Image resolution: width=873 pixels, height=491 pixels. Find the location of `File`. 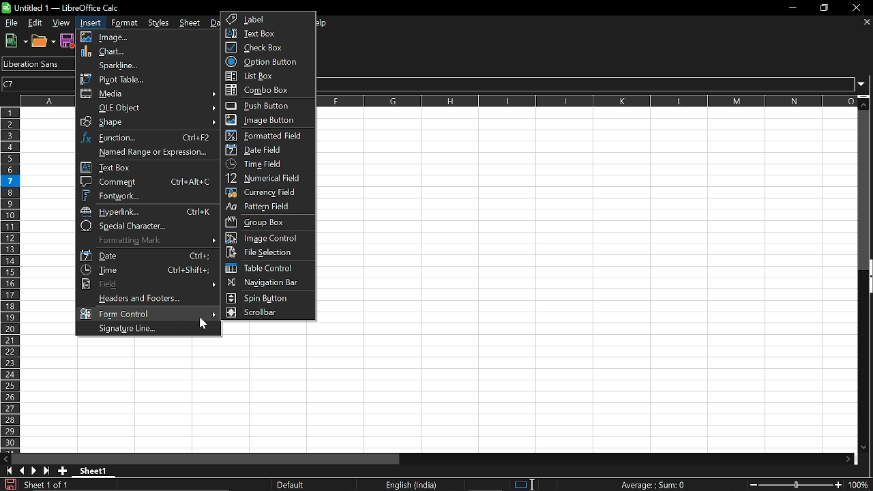

File is located at coordinates (11, 23).